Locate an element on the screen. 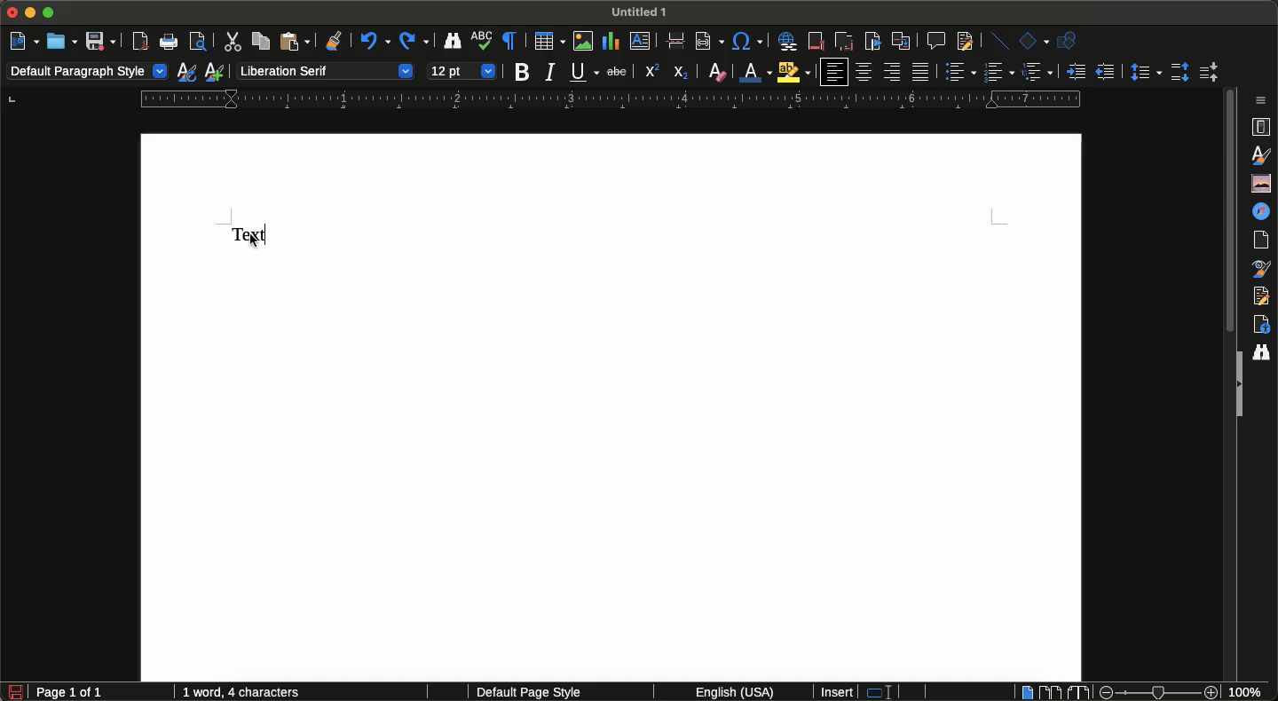 This screenshot has height=701, width=1278. Decrease paragraph spacing is located at coordinates (1207, 74).